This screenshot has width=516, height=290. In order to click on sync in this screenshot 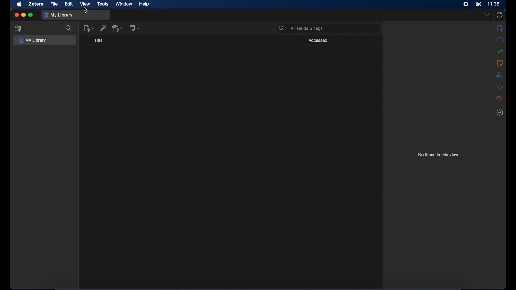, I will do `click(500, 15)`.